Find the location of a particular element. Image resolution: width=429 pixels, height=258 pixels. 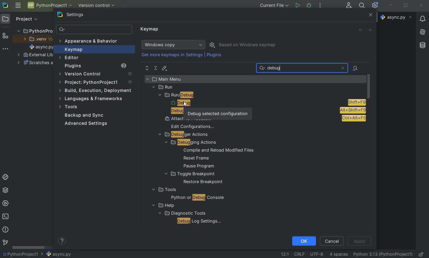

debugger actions is located at coordinates (183, 135).